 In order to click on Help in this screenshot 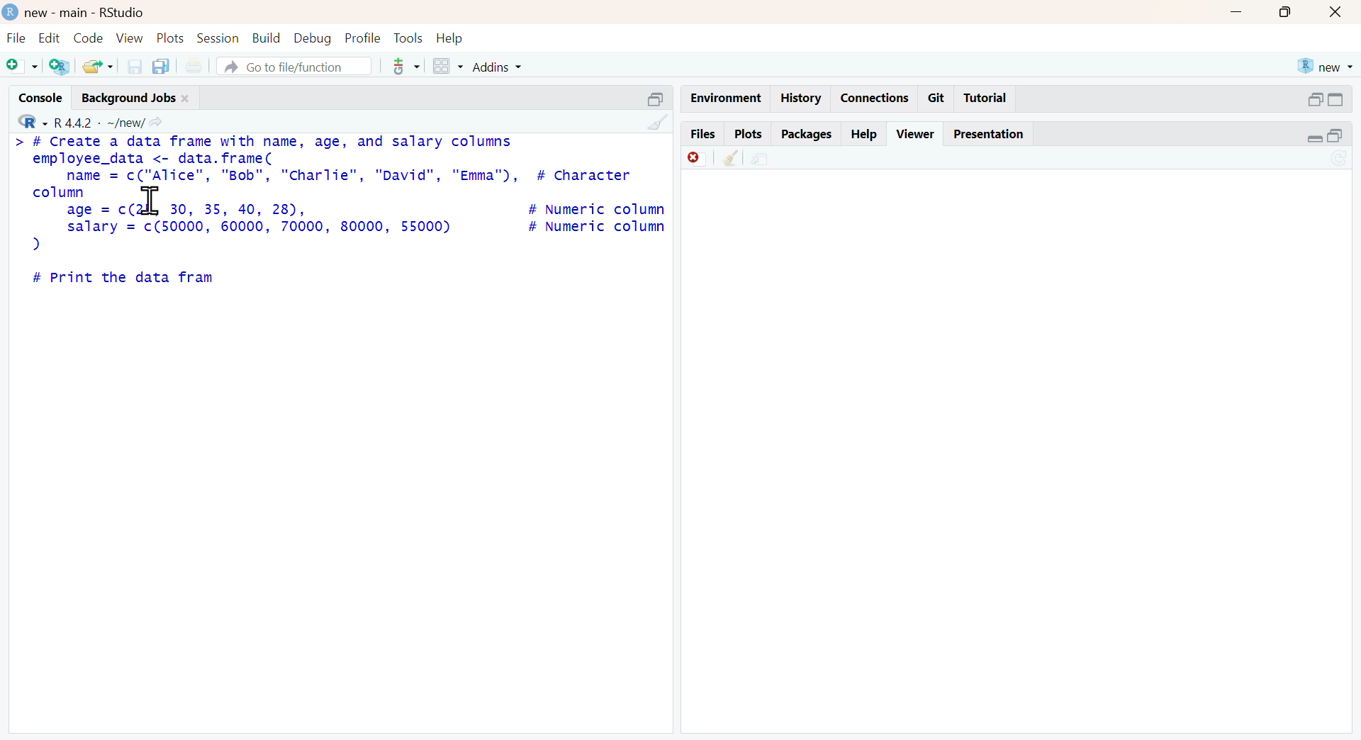, I will do `click(453, 38)`.